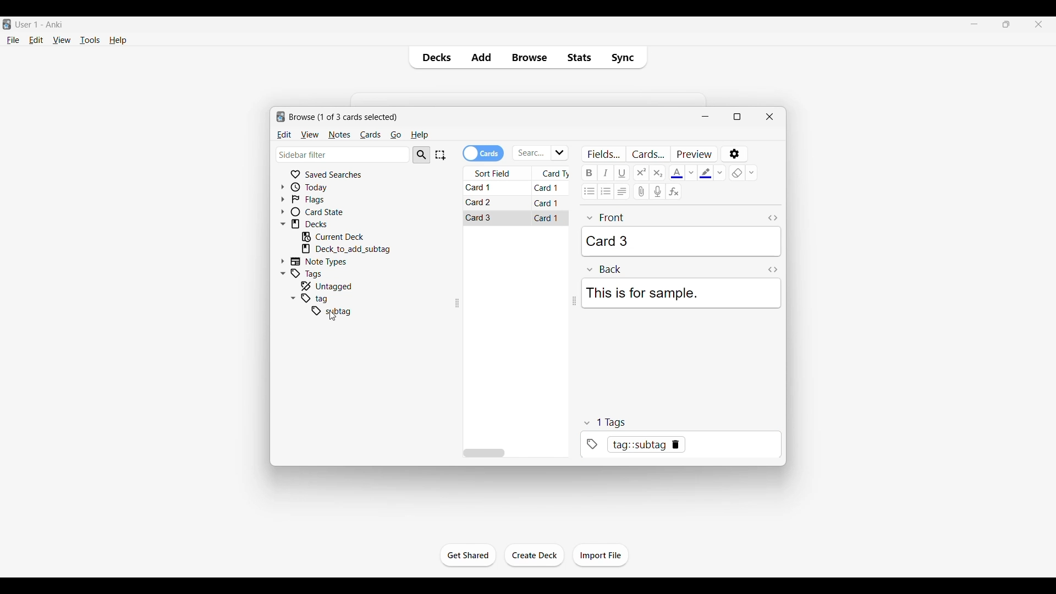 The width and height of the screenshot is (1056, 594). I want to click on Underline text, so click(622, 173).